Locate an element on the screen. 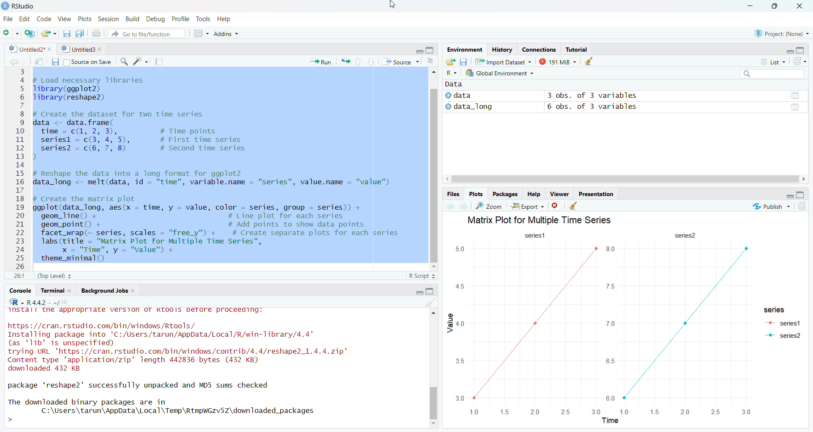  Profile is located at coordinates (182, 19).